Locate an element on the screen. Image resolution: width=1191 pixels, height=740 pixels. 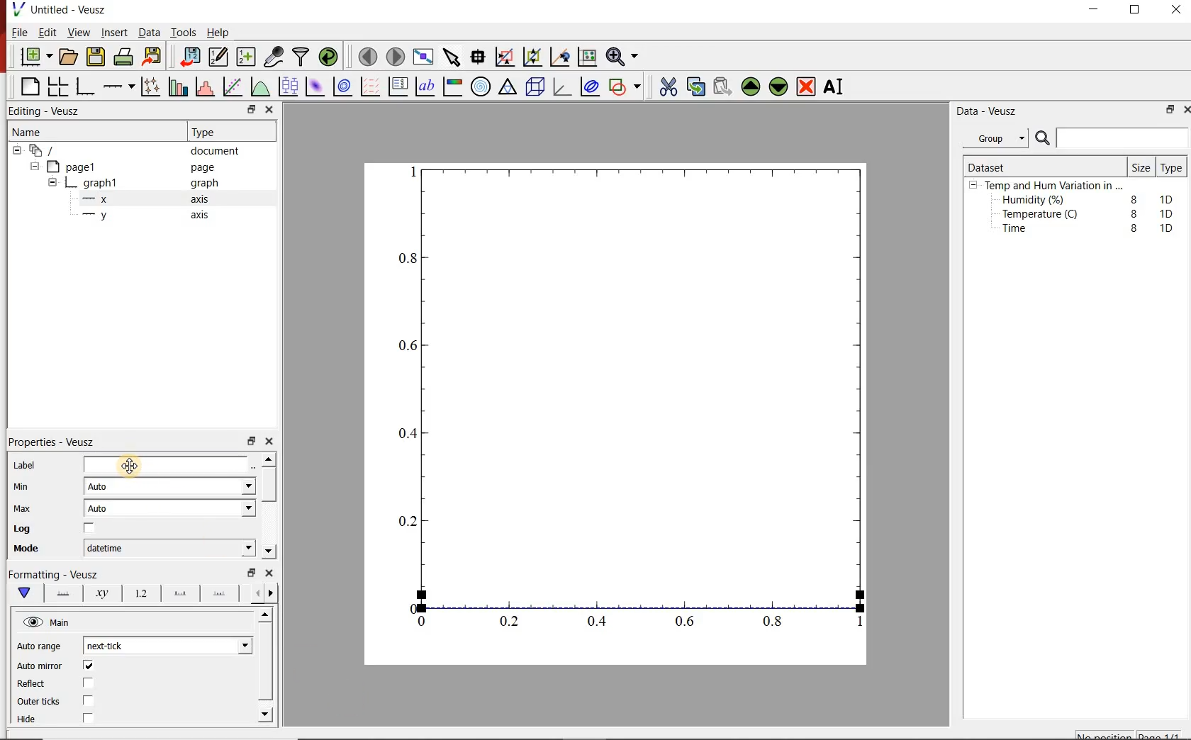
1D is located at coordinates (1166, 228).